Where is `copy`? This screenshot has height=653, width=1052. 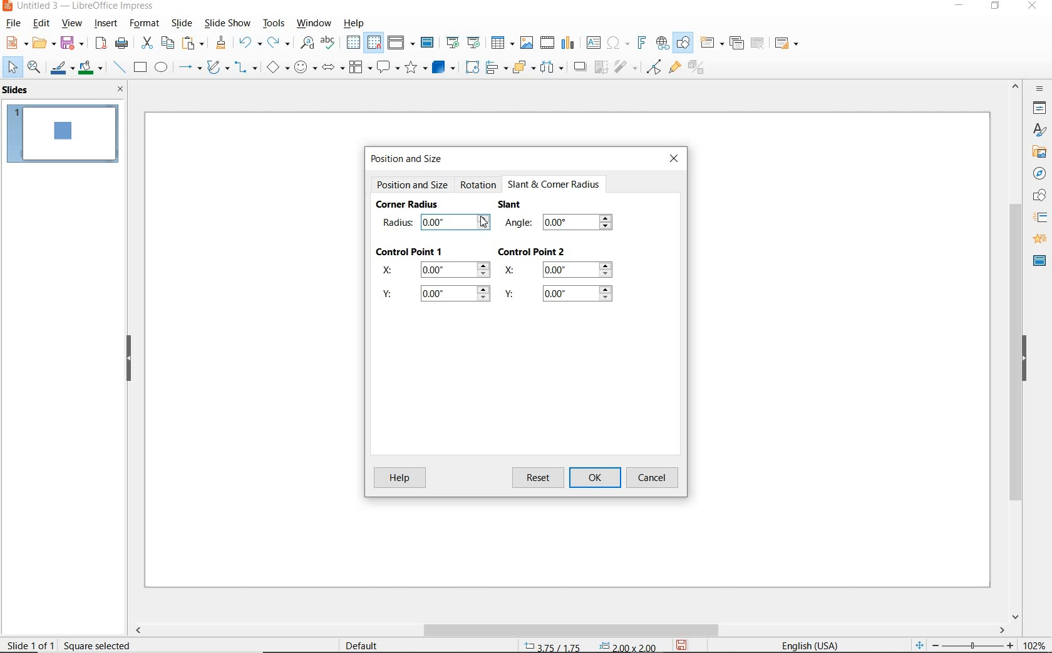
copy is located at coordinates (166, 42).